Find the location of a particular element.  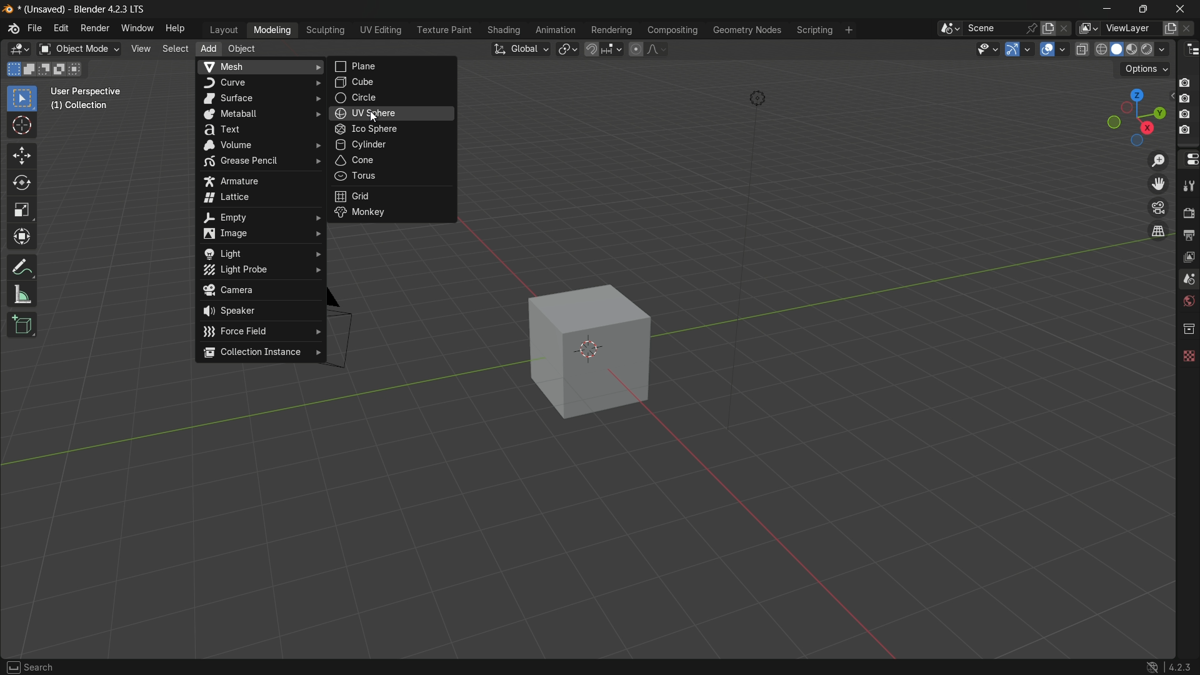

proportional editing object is located at coordinates (636, 49).